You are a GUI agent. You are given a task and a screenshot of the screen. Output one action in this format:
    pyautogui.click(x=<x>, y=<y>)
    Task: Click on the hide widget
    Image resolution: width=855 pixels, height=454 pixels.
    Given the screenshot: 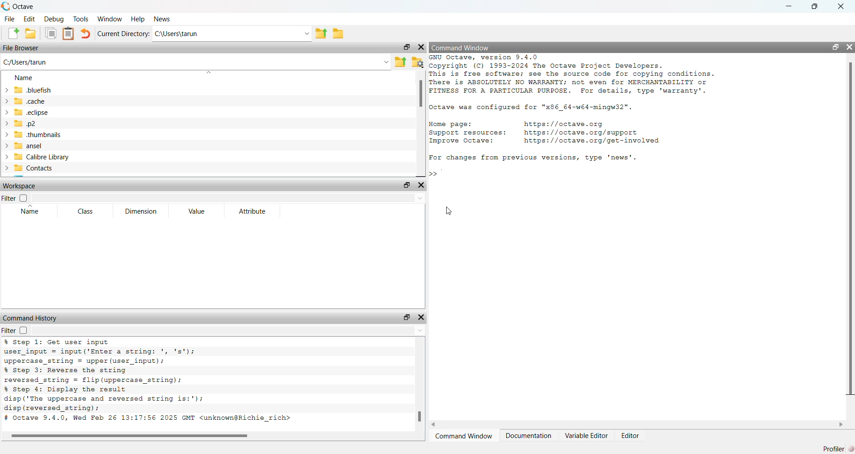 What is the action you would take?
    pyautogui.click(x=850, y=46)
    